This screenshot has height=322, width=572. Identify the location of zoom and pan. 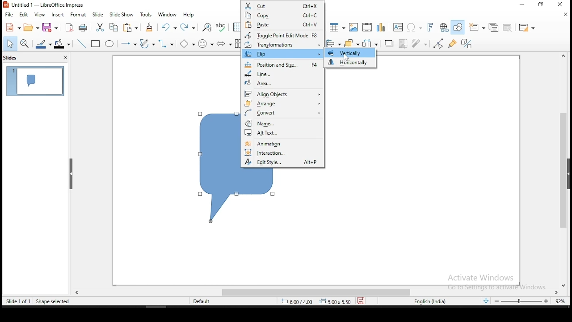
(25, 44).